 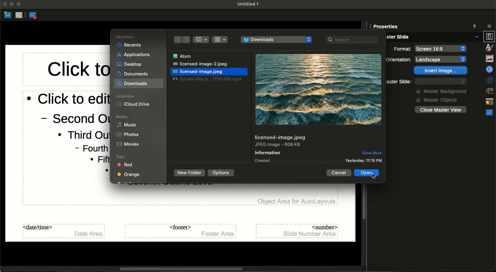 I want to click on Column view, so click(x=200, y=40).